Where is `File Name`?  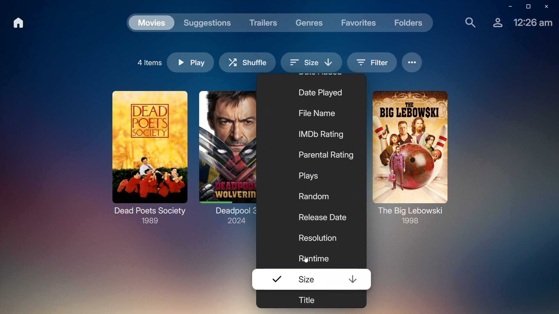 File Name is located at coordinates (313, 112).